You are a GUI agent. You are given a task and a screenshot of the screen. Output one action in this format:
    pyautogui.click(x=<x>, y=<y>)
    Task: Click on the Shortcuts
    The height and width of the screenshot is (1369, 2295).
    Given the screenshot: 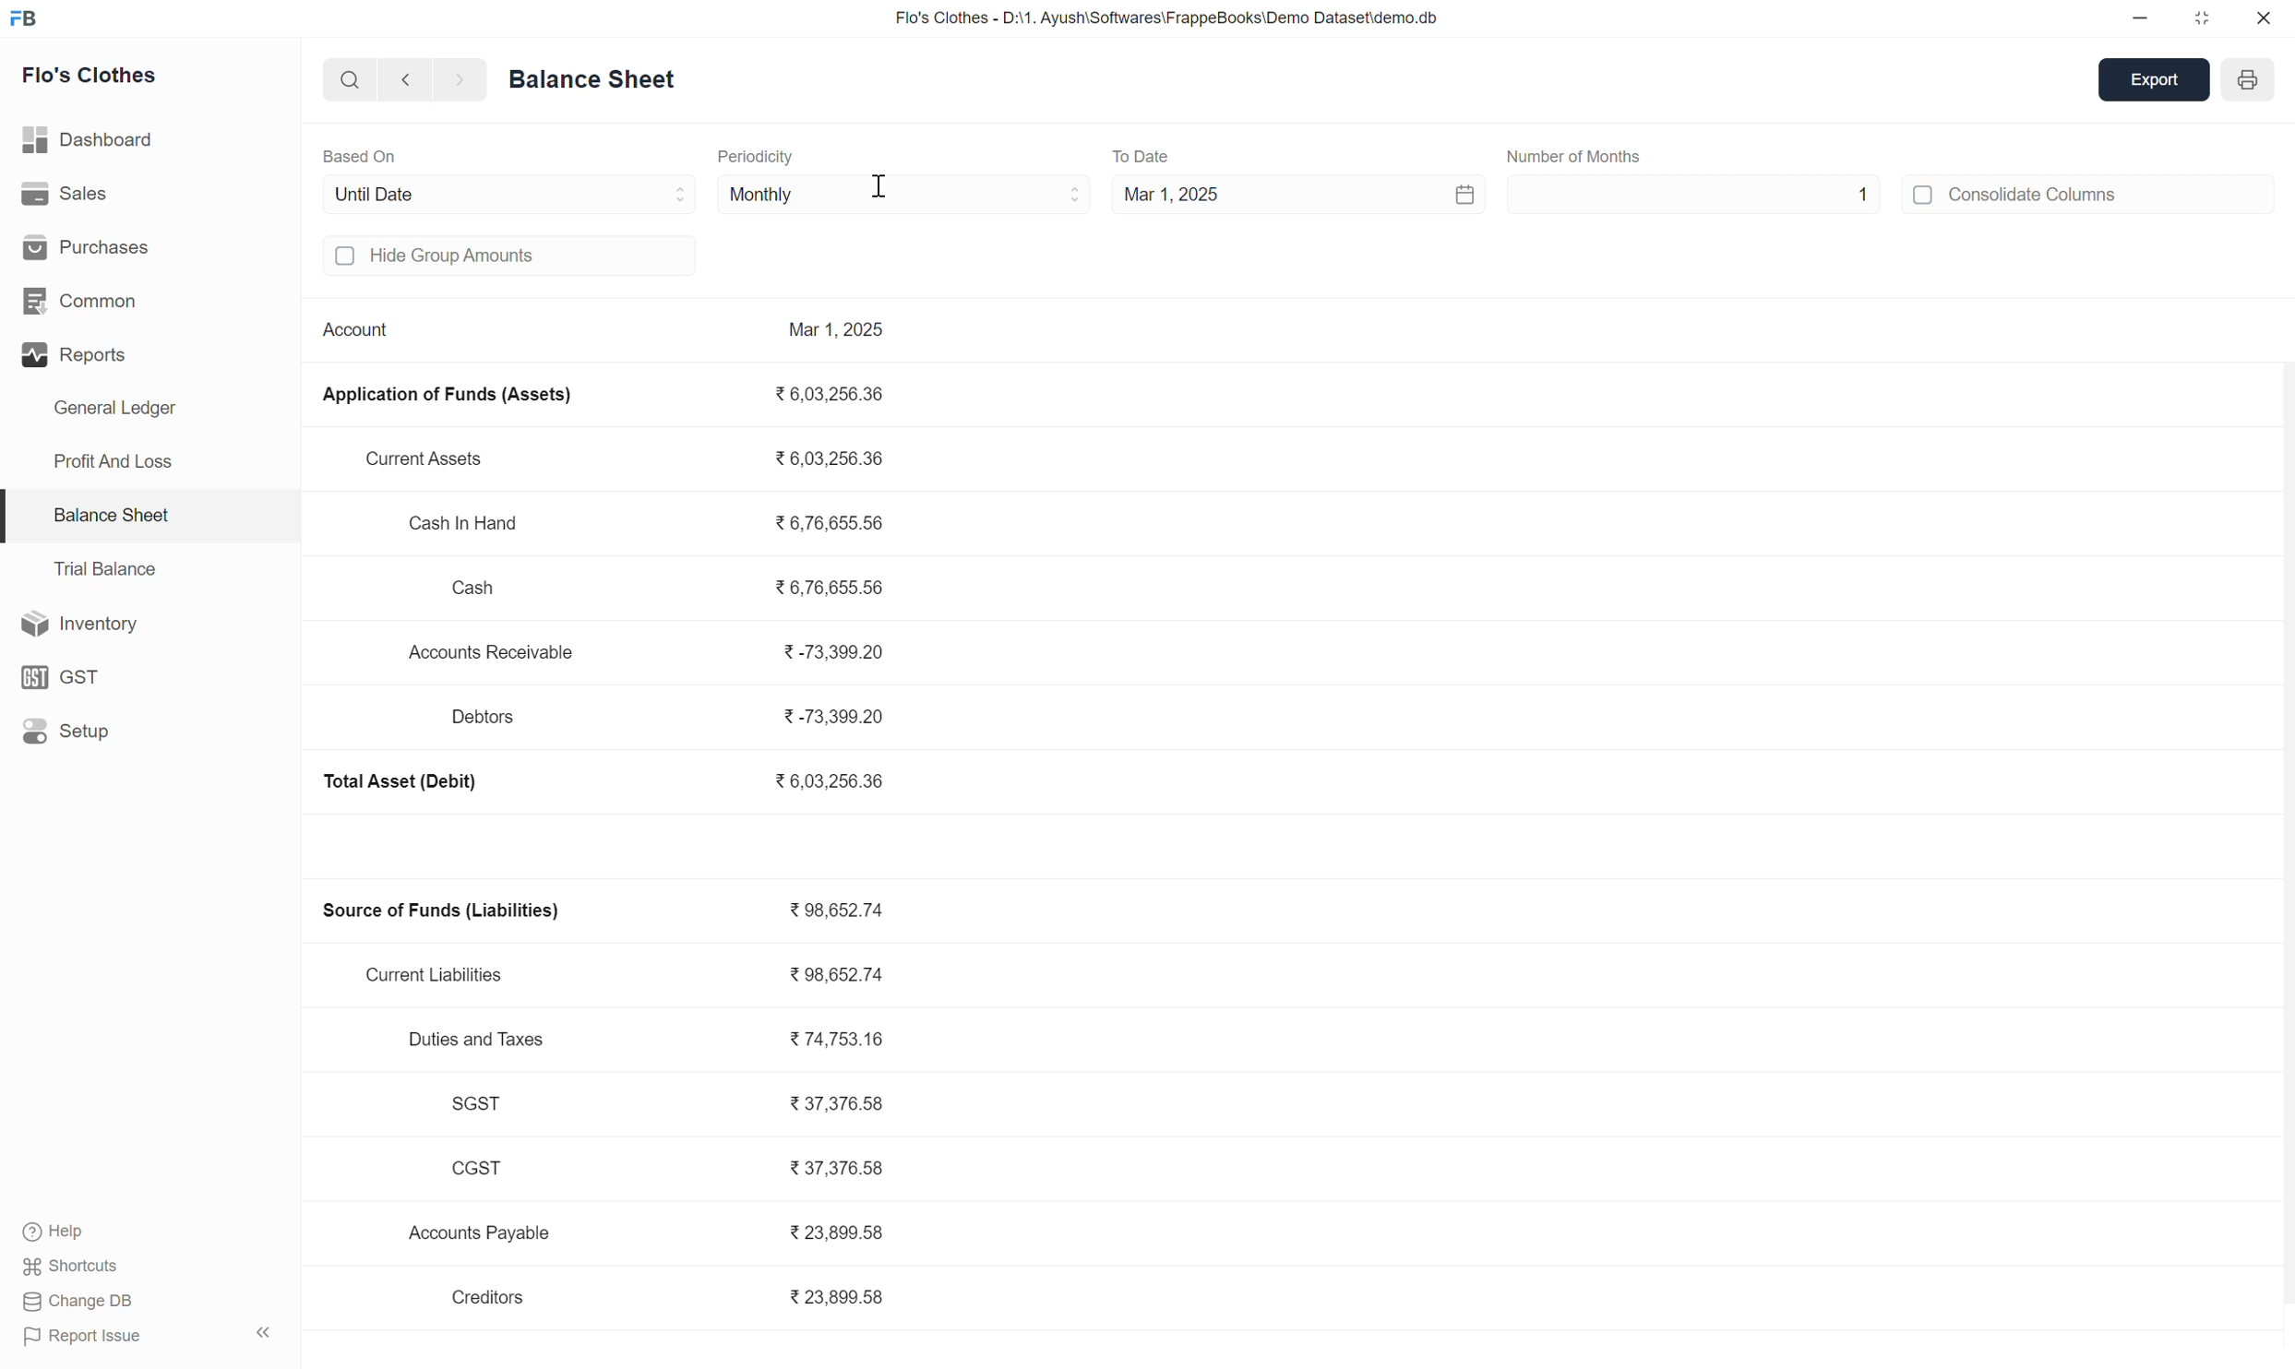 What is the action you would take?
    pyautogui.click(x=76, y=1267)
    